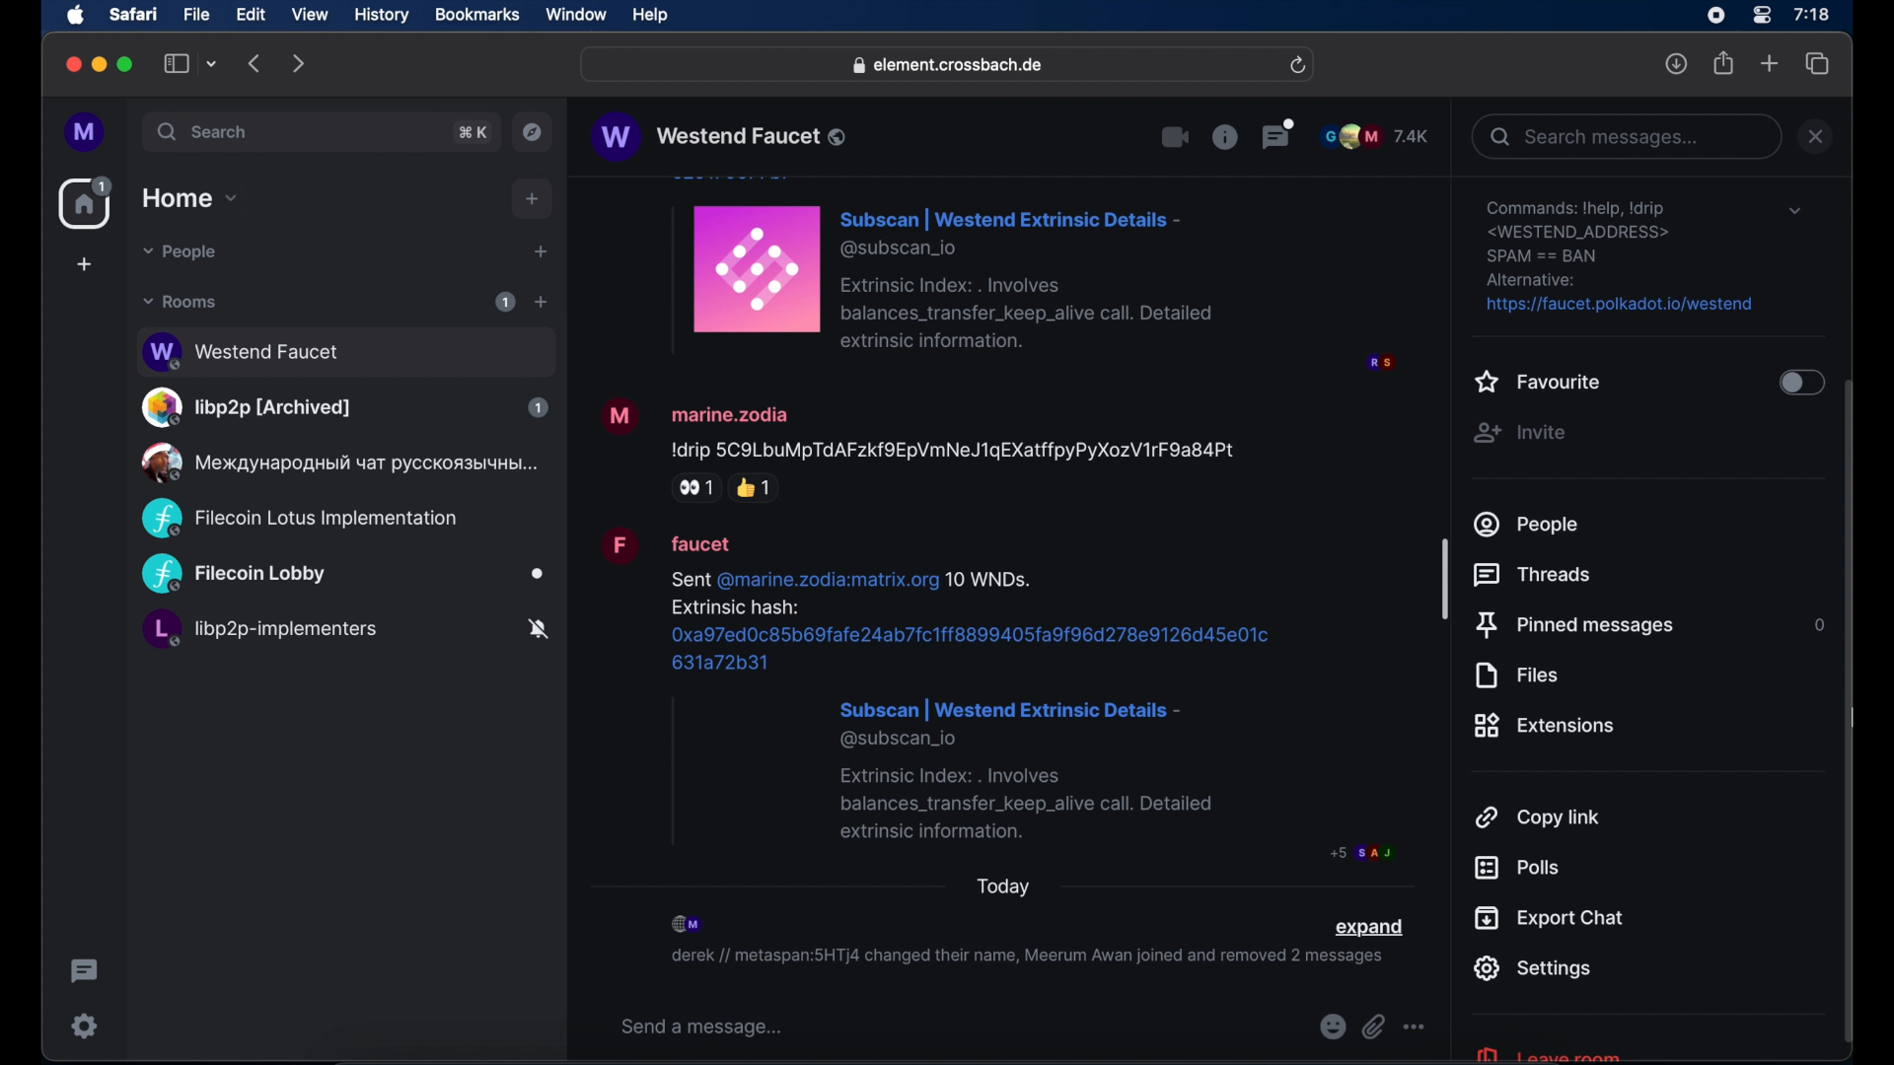  I want to click on apple icon, so click(76, 16).